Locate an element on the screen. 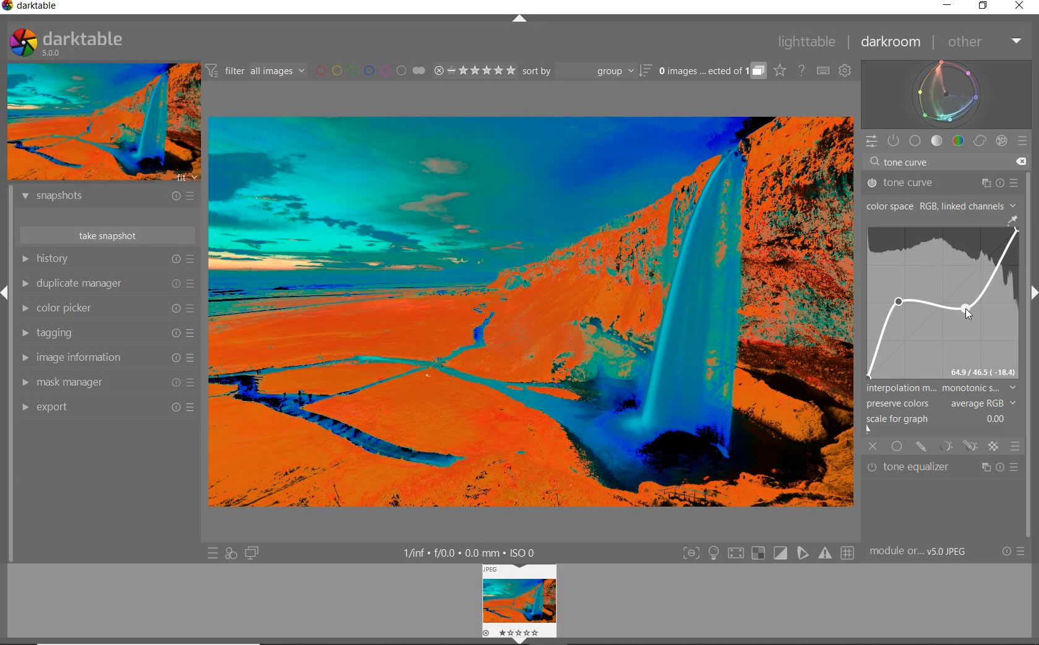 This screenshot has width=1039, height=645. RANGE RATING OF SELECTED IMAGES is located at coordinates (474, 70).